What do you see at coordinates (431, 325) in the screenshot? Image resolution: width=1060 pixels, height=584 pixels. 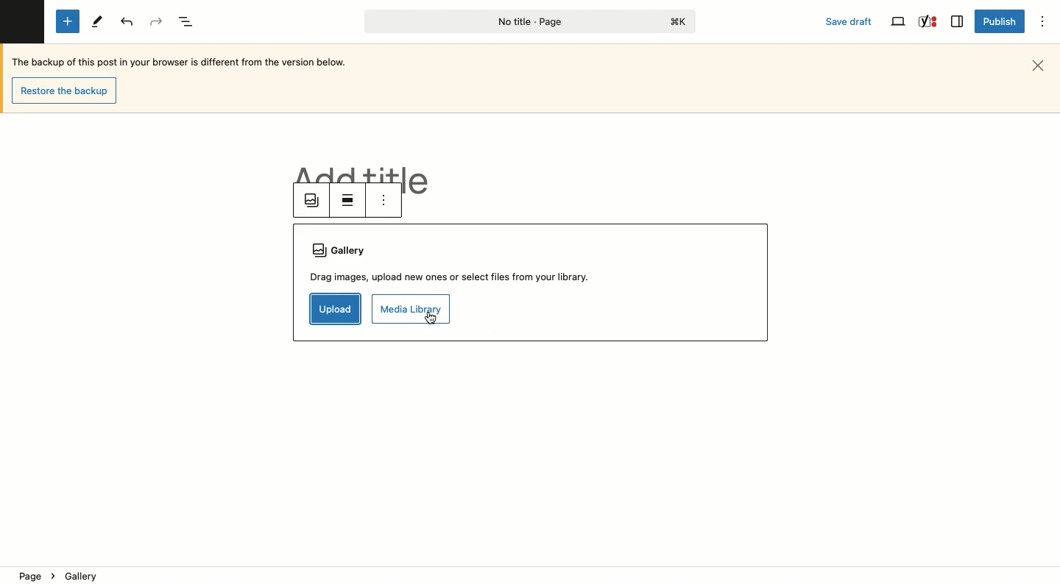 I see `Cursor` at bounding box center [431, 325].